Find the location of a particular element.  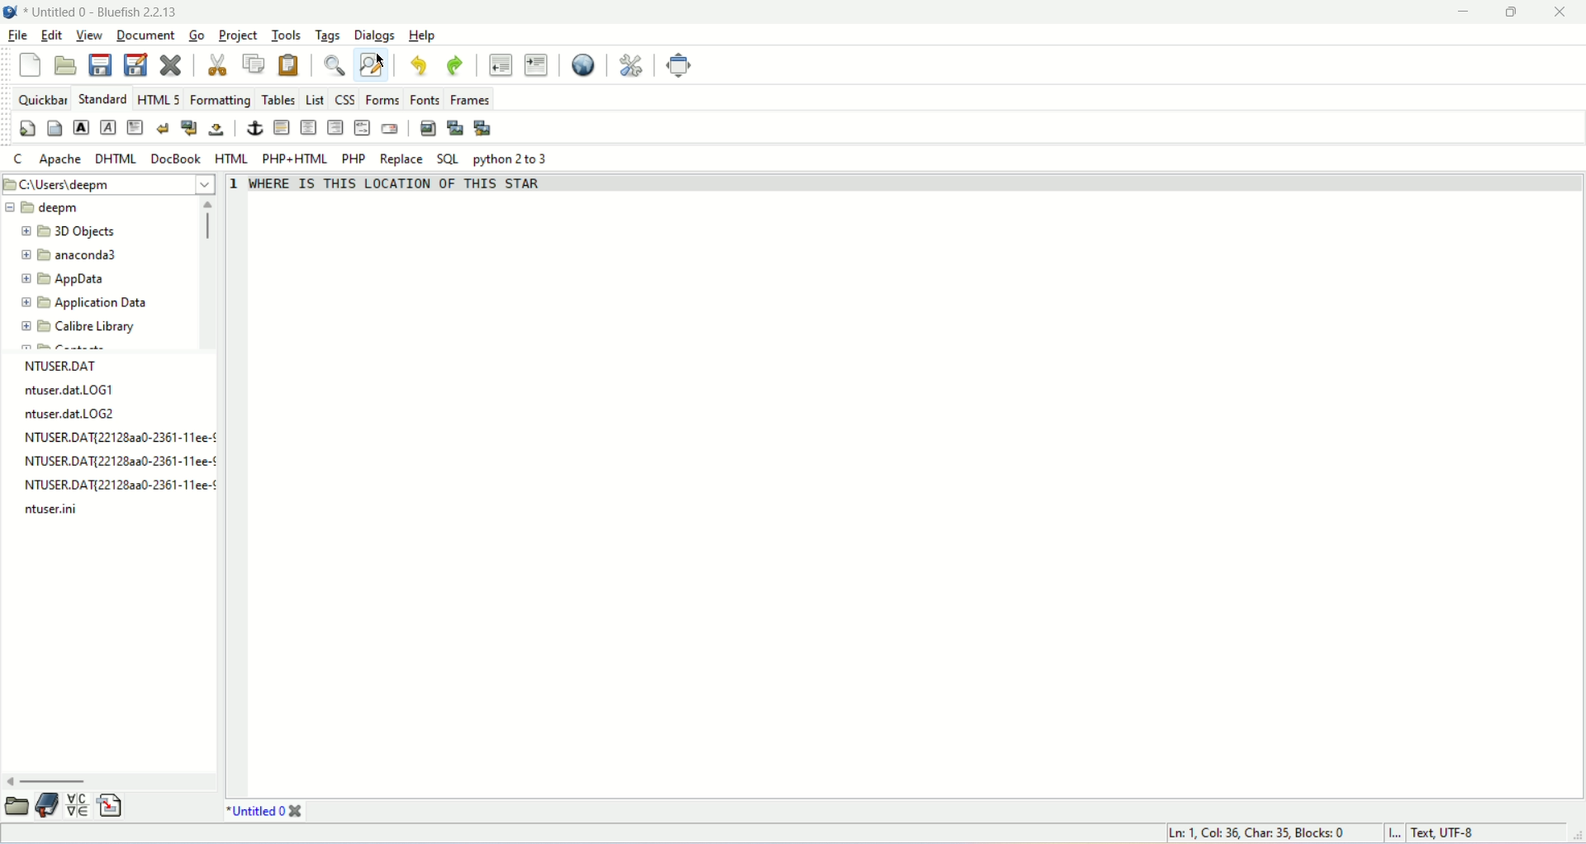

Calibre library is located at coordinates (78, 325).